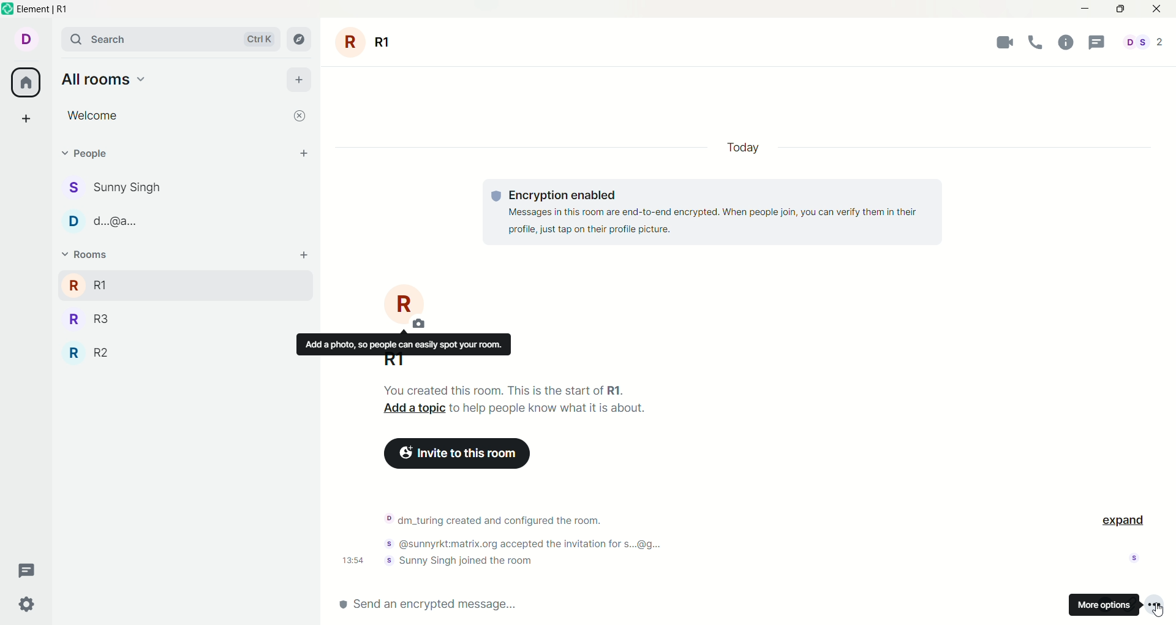 The image size is (1176, 625). Describe the element at coordinates (1097, 42) in the screenshot. I see `threads` at that location.